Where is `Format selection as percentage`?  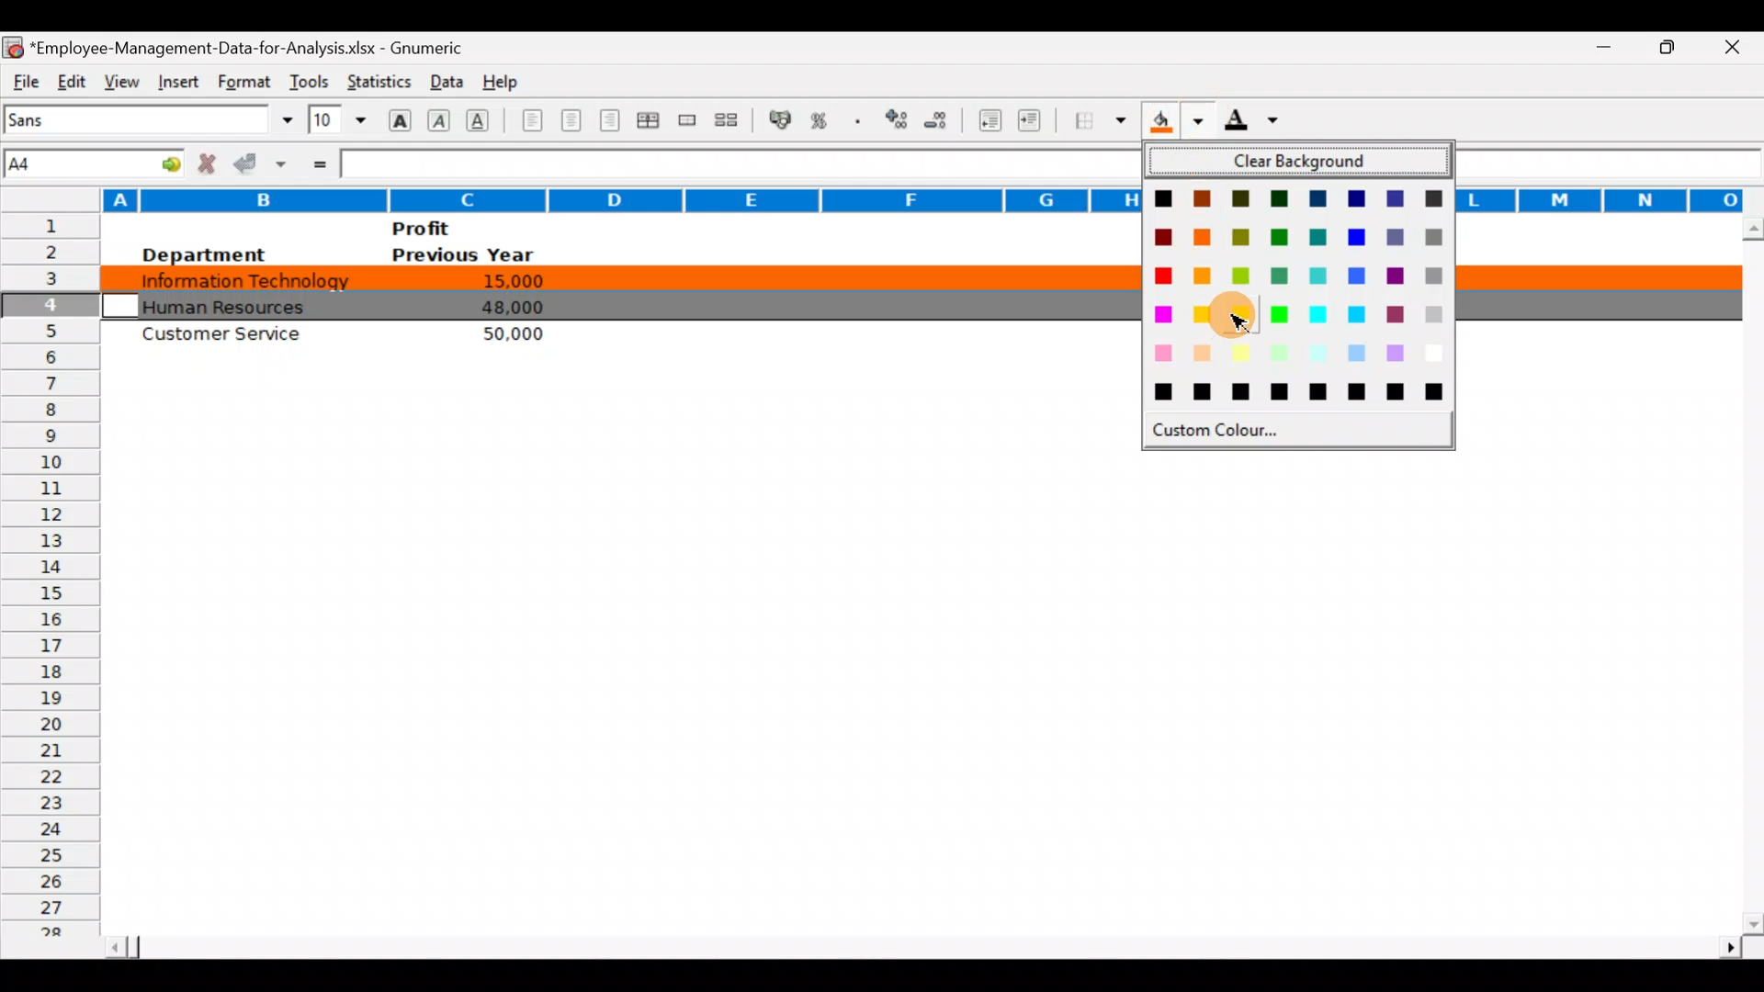 Format selection as percentage is located at coordinates (825, 120).